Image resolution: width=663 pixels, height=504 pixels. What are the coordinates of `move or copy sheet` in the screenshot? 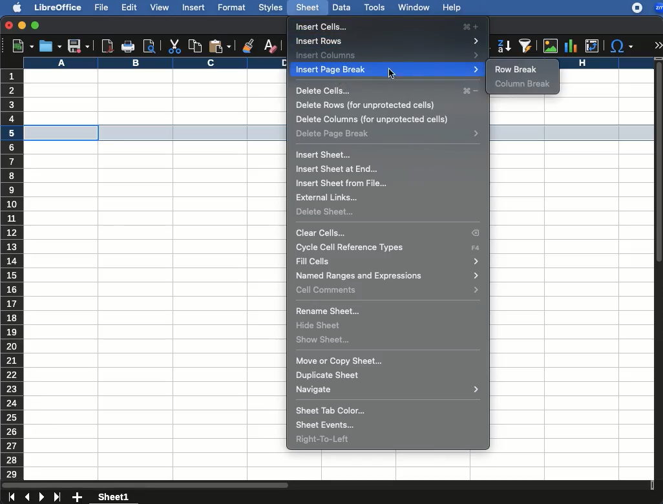 It's located at (338, 361).